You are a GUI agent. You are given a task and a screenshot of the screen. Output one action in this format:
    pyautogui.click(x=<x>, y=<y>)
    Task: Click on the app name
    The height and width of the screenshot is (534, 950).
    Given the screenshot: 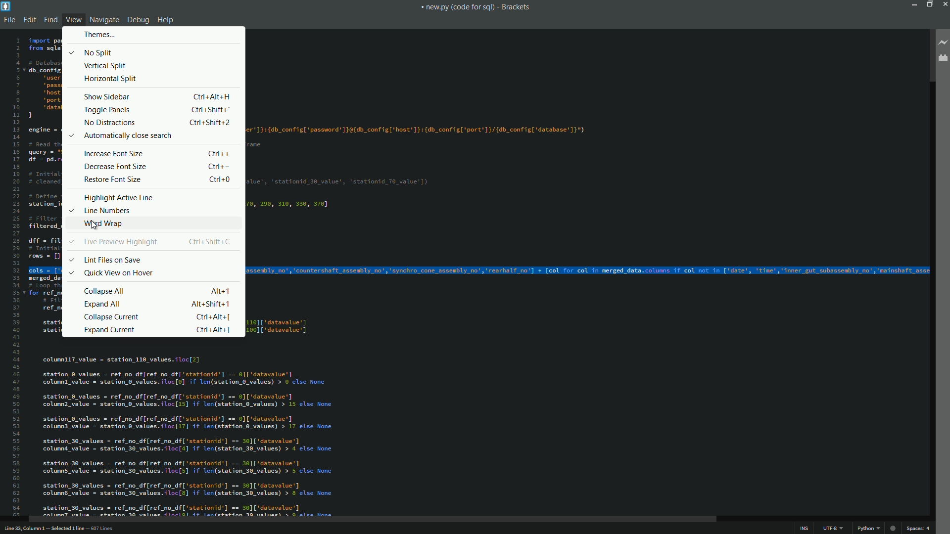 What is the action you would take?
    pyautogui.click(x=516, y=7)
    